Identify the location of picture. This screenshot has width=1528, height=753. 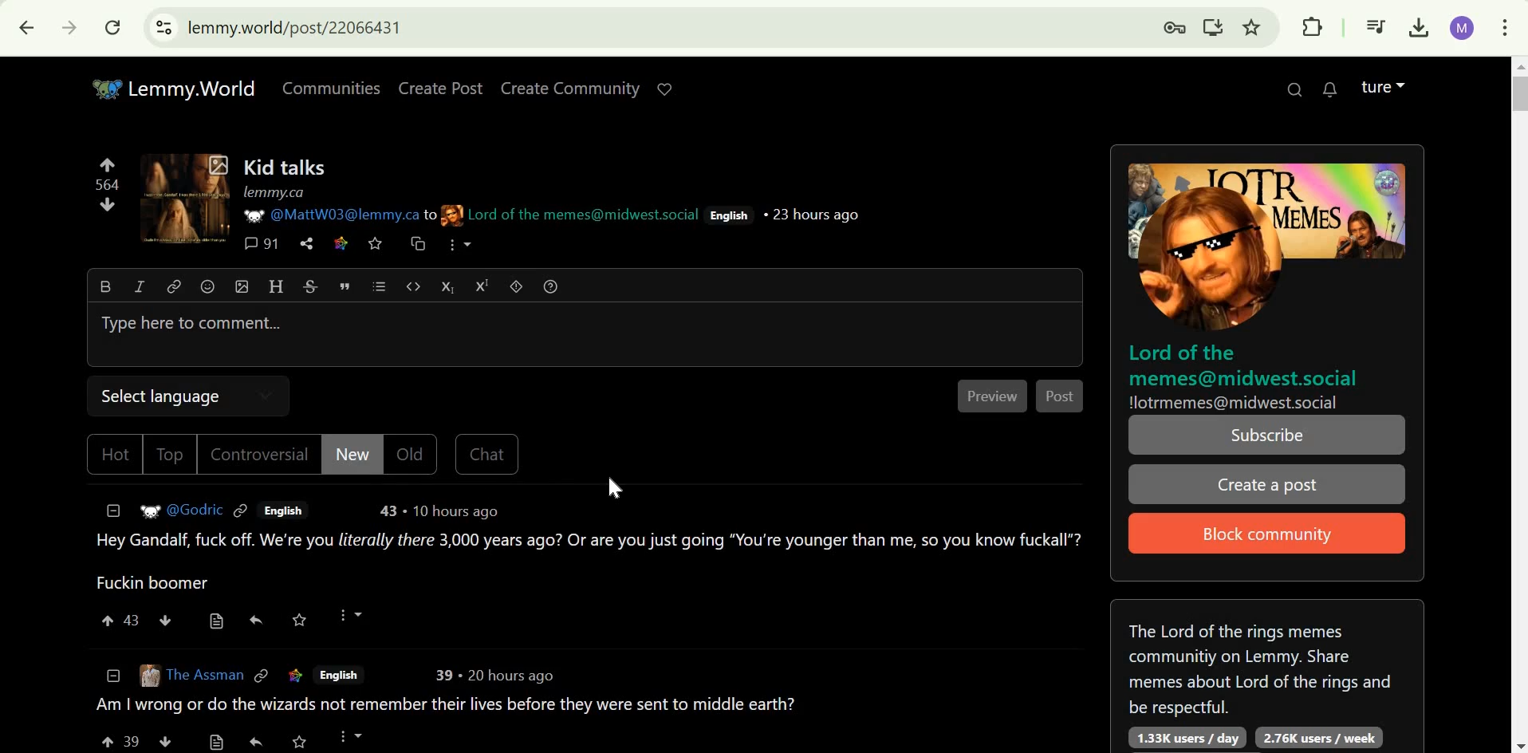
(148, 673).